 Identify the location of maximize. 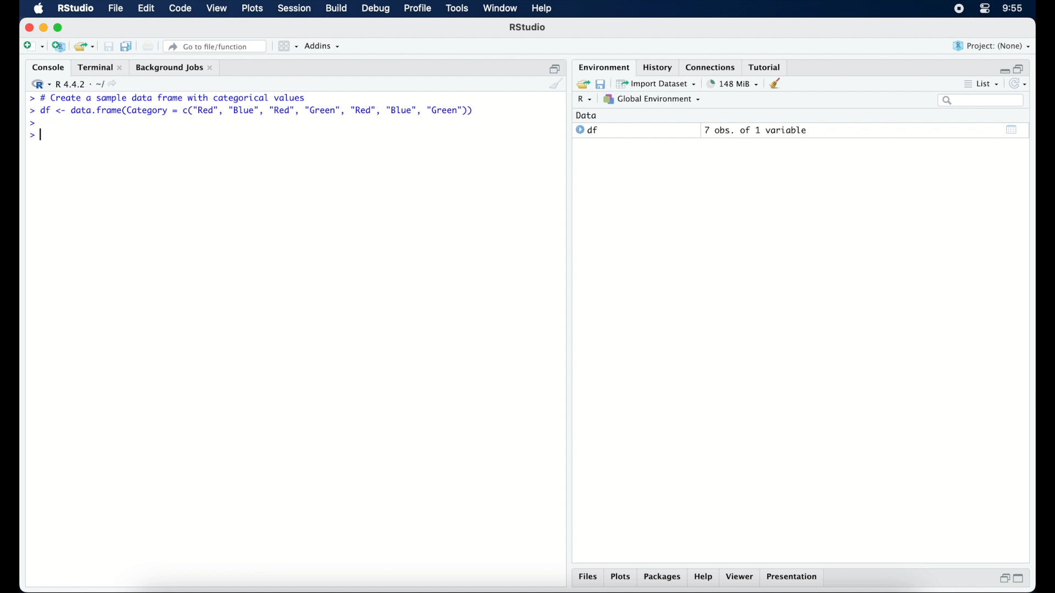
(60, 29).